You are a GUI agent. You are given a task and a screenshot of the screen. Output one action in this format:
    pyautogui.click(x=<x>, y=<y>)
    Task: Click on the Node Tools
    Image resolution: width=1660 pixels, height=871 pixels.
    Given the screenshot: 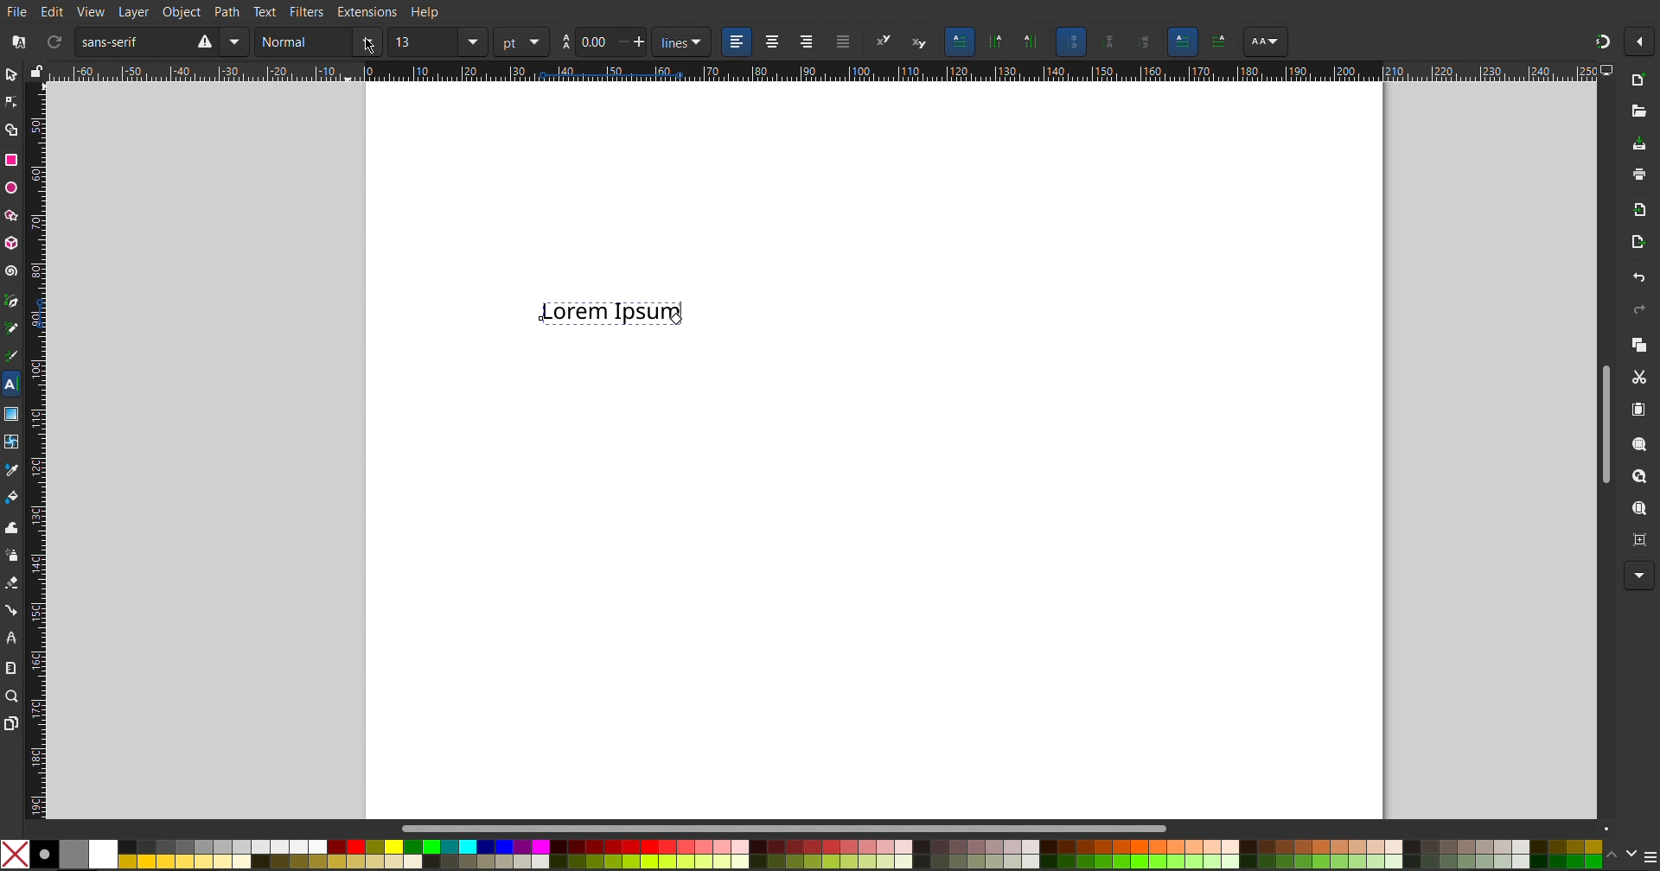 What is the action you would take?
    pyautogui.click(x=11, y=101)
    